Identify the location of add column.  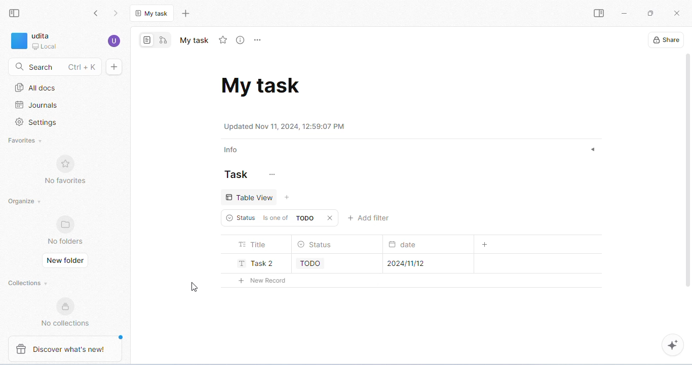
(486, 245).